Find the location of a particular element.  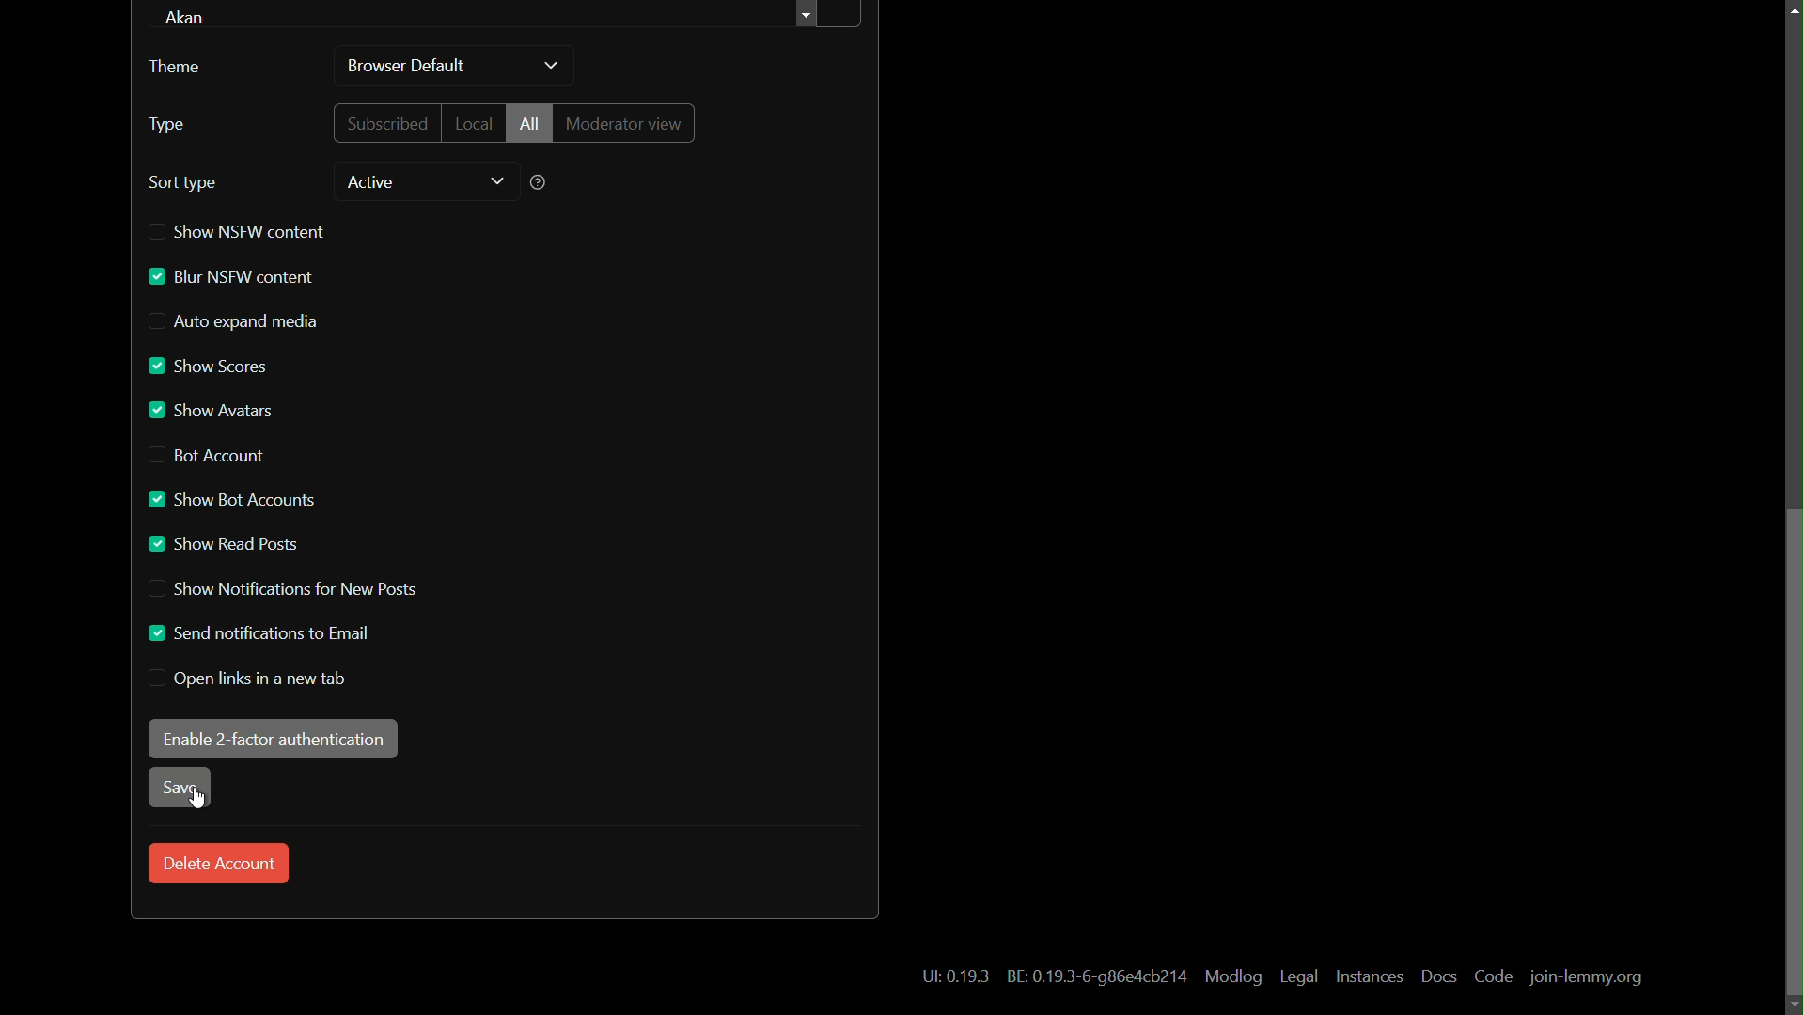

docs is located at coordinates (1439, 976).